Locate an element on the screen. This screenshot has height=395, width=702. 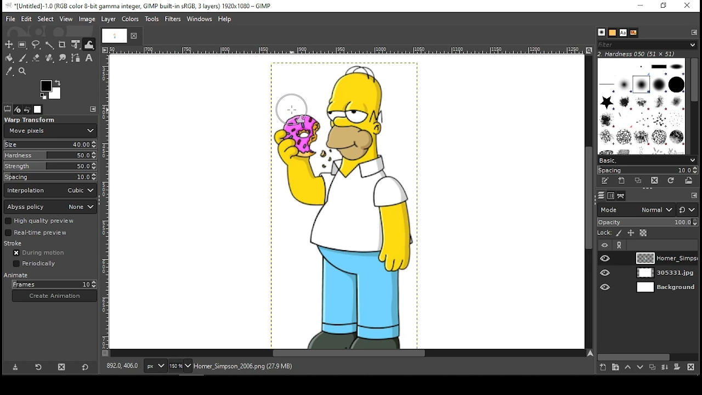
edit is located at coordinates (26, 19).